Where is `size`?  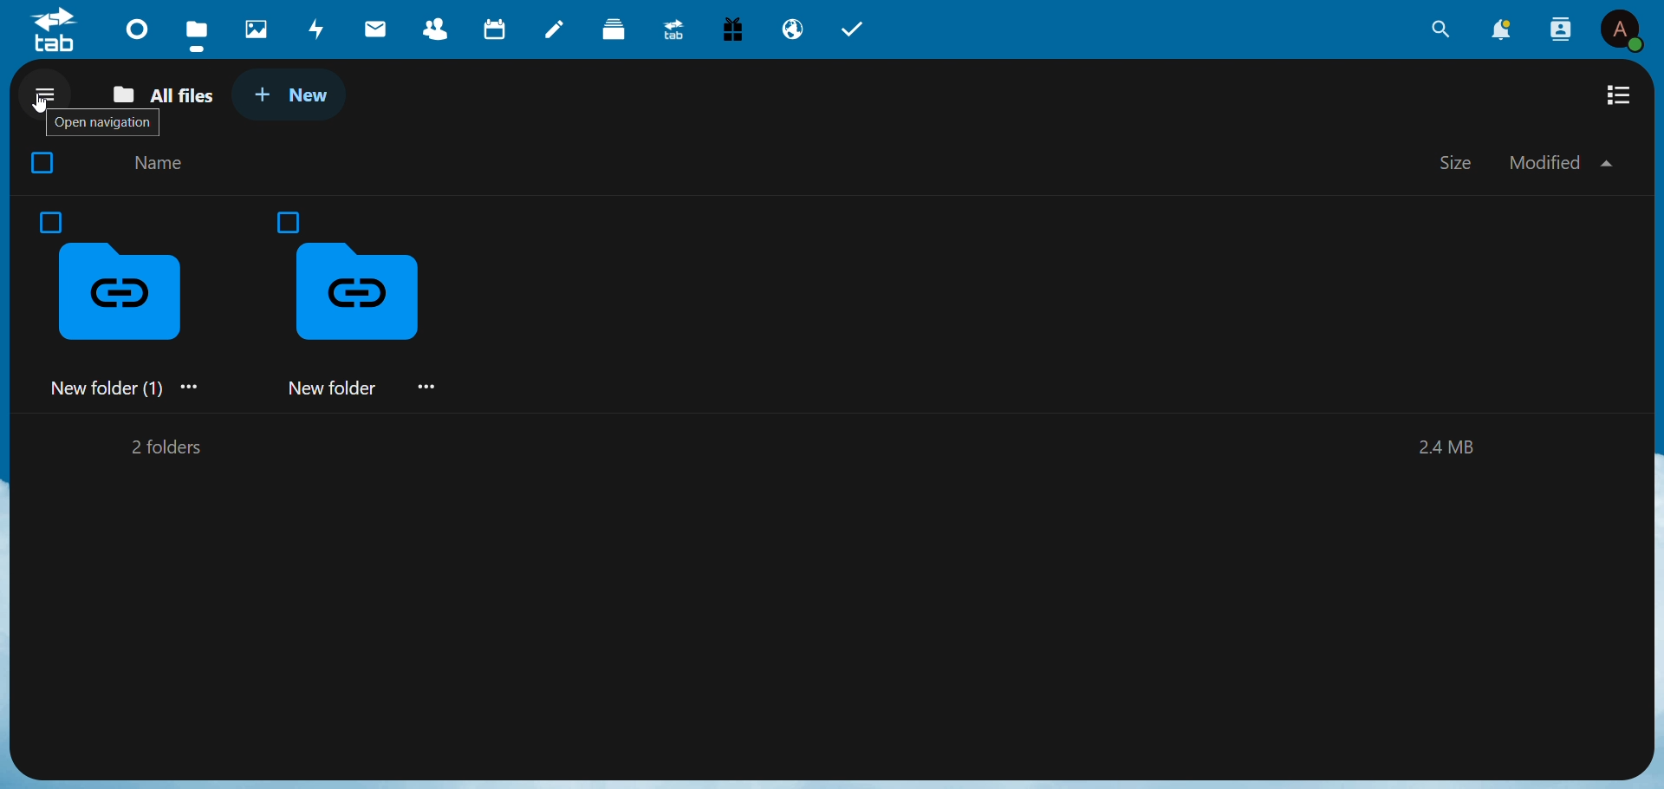
size is located at coordinates (1459, 160).